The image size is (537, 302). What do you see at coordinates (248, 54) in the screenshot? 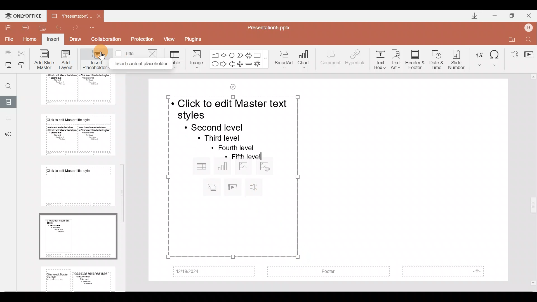
I see `Left right arrow` at bounding box center [248, 54].